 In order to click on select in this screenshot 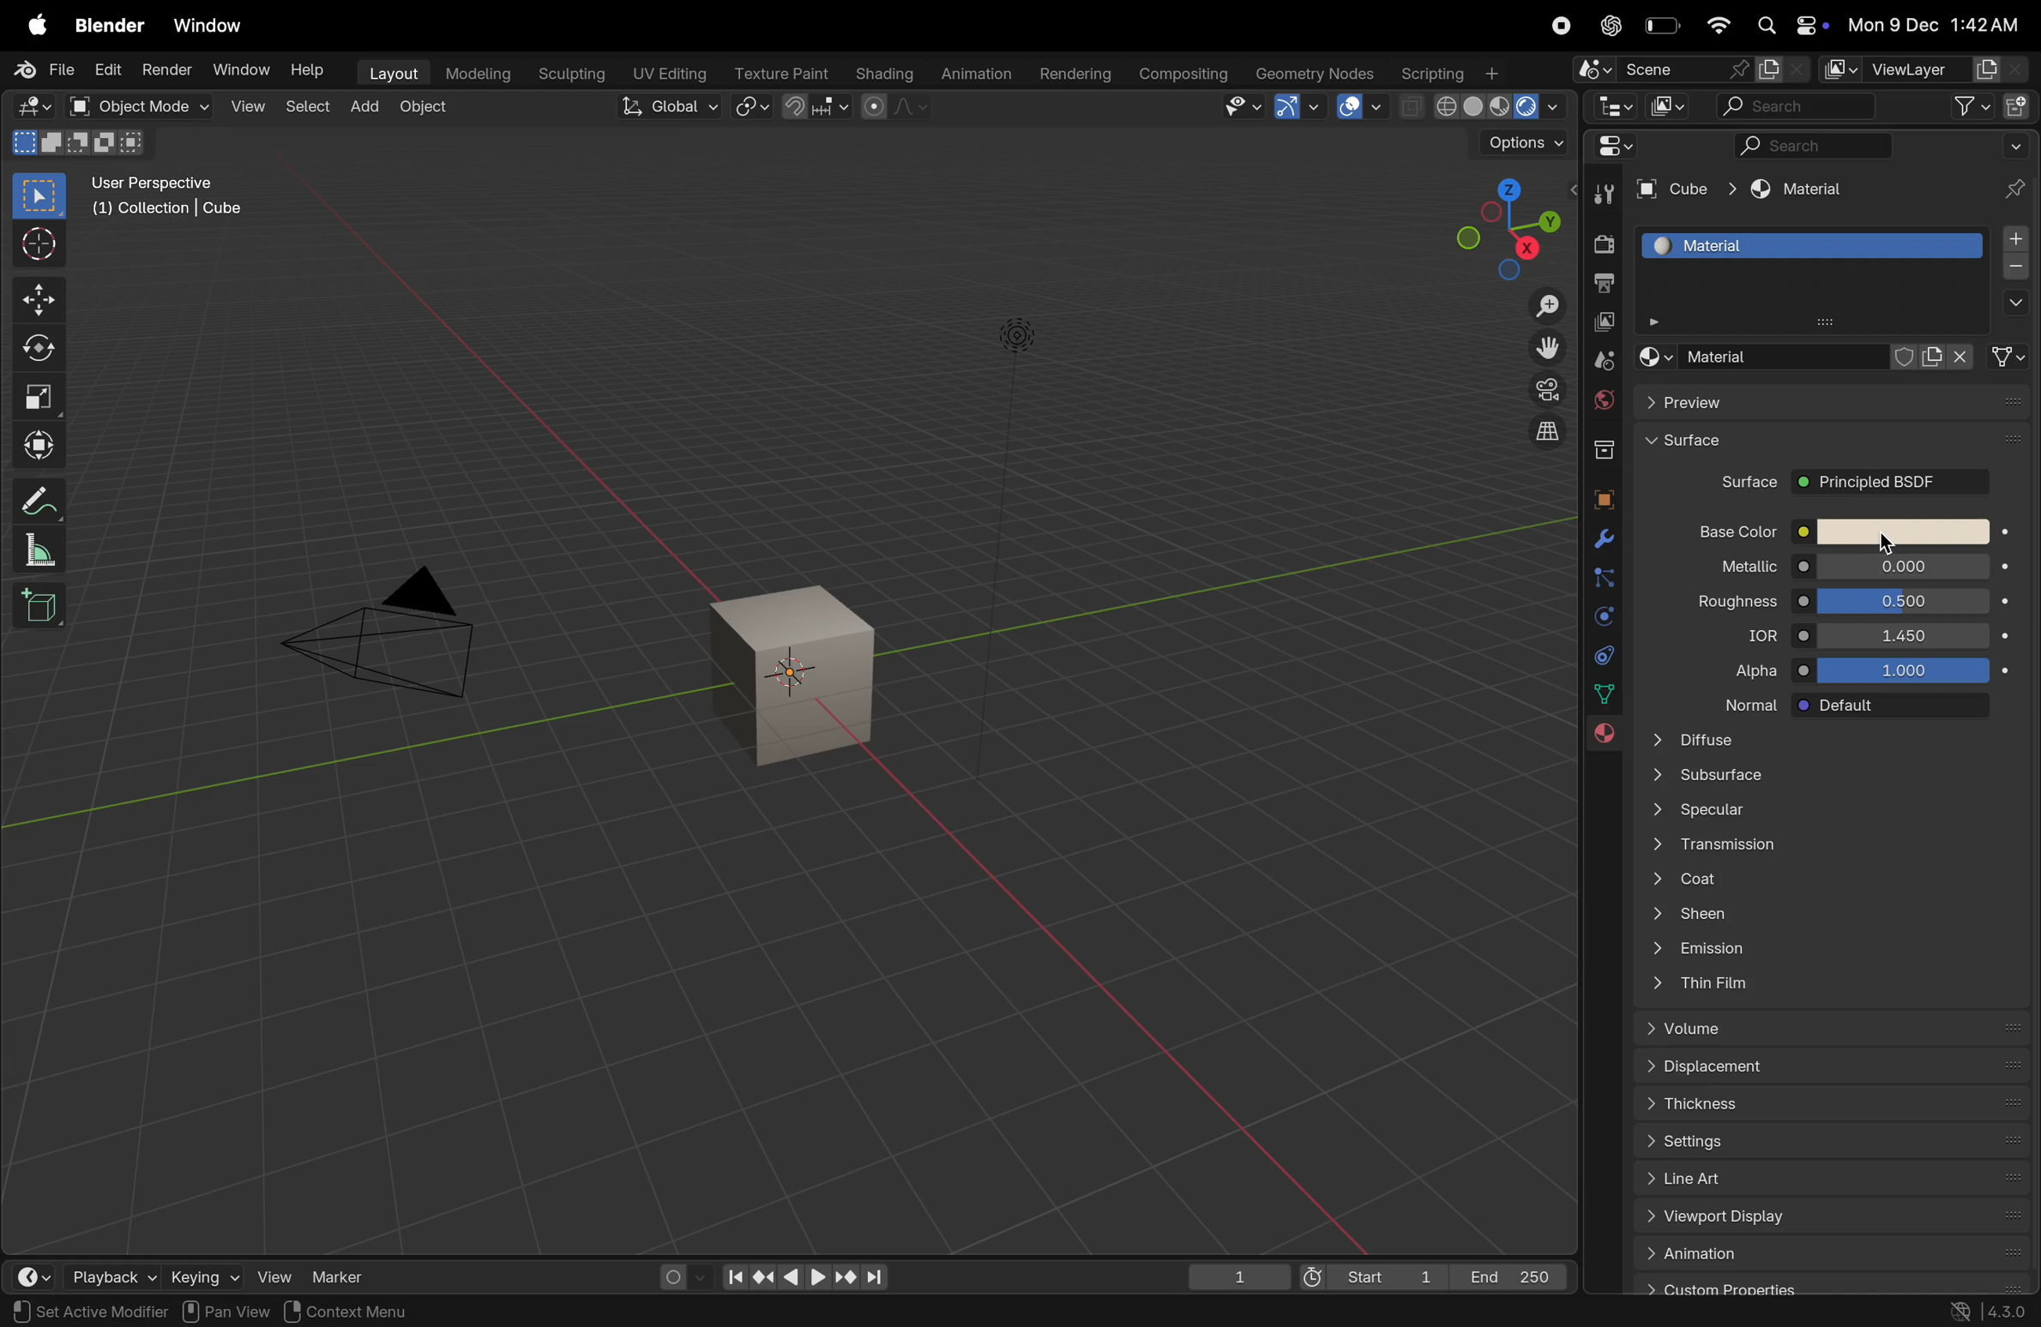, I will do `click(308, 110)`.